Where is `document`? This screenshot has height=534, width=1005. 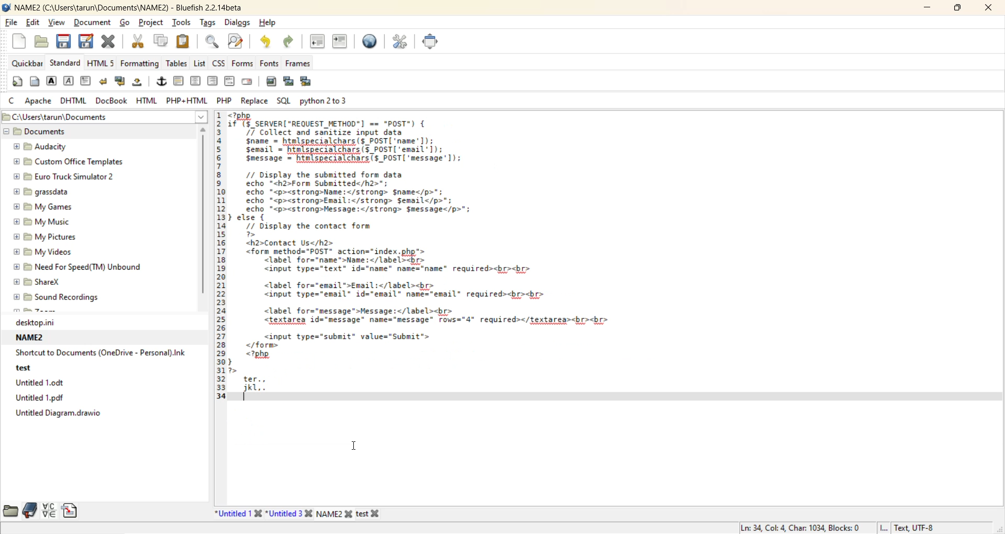 document is located at coordinates (95, 24).